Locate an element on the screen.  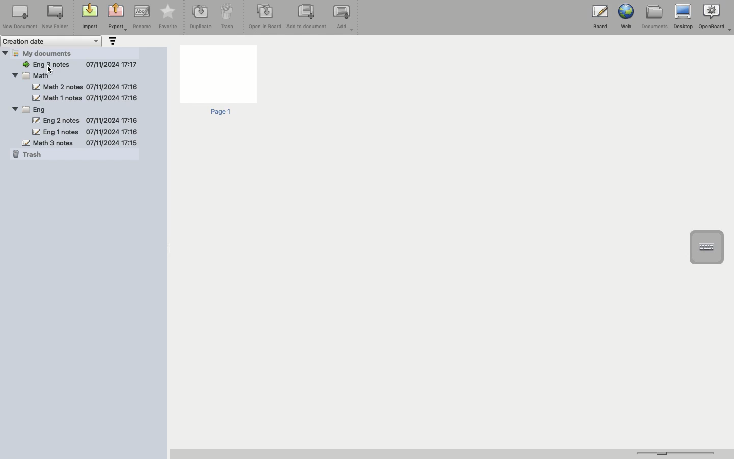
Math 2 notes is located at coordinates (86, 87).